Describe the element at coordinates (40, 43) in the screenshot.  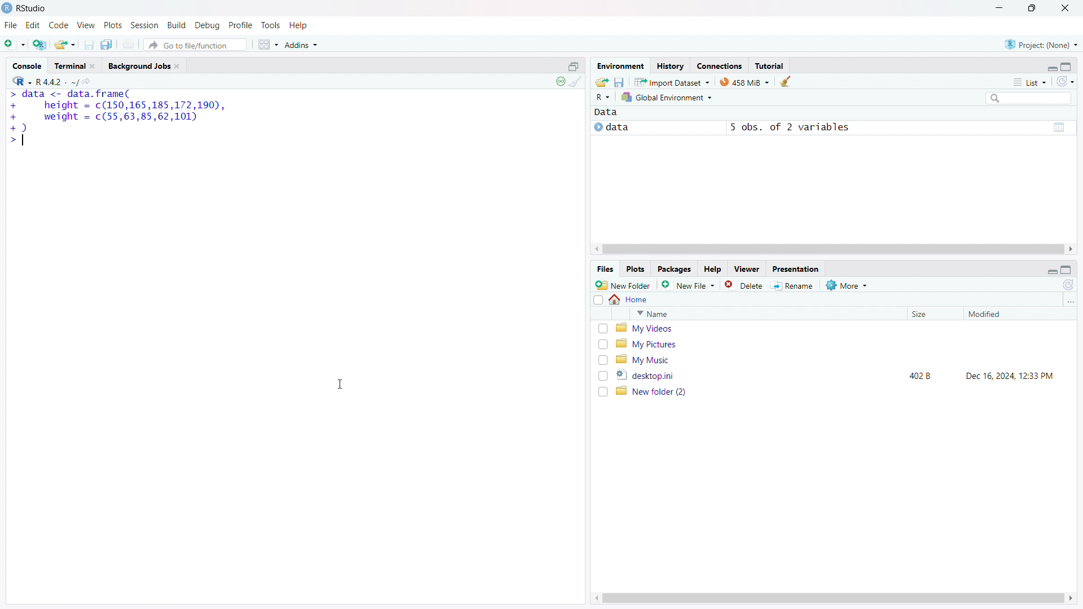
I see `create a project` at that location.